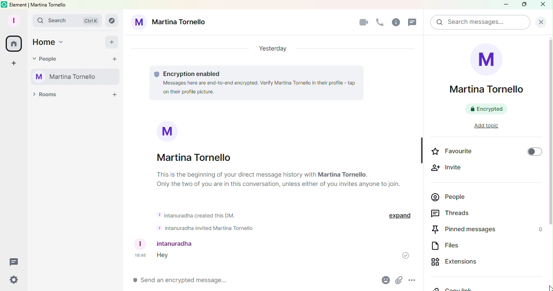  I want to click on intanuranda created this Dm, so click(199, 213).